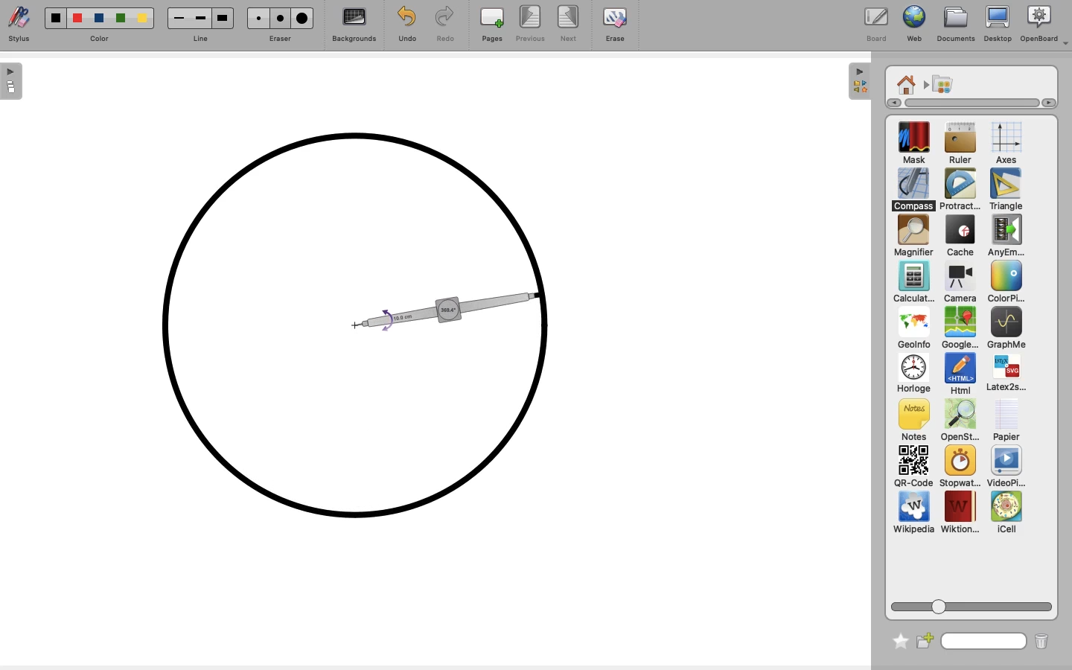 Image resolution: width=1072 pixels, height=670 pixels. What do you see at coordinates (1006, 374) in the screenshot?
I see `Latex2s` at bounding box center [1006, 374].